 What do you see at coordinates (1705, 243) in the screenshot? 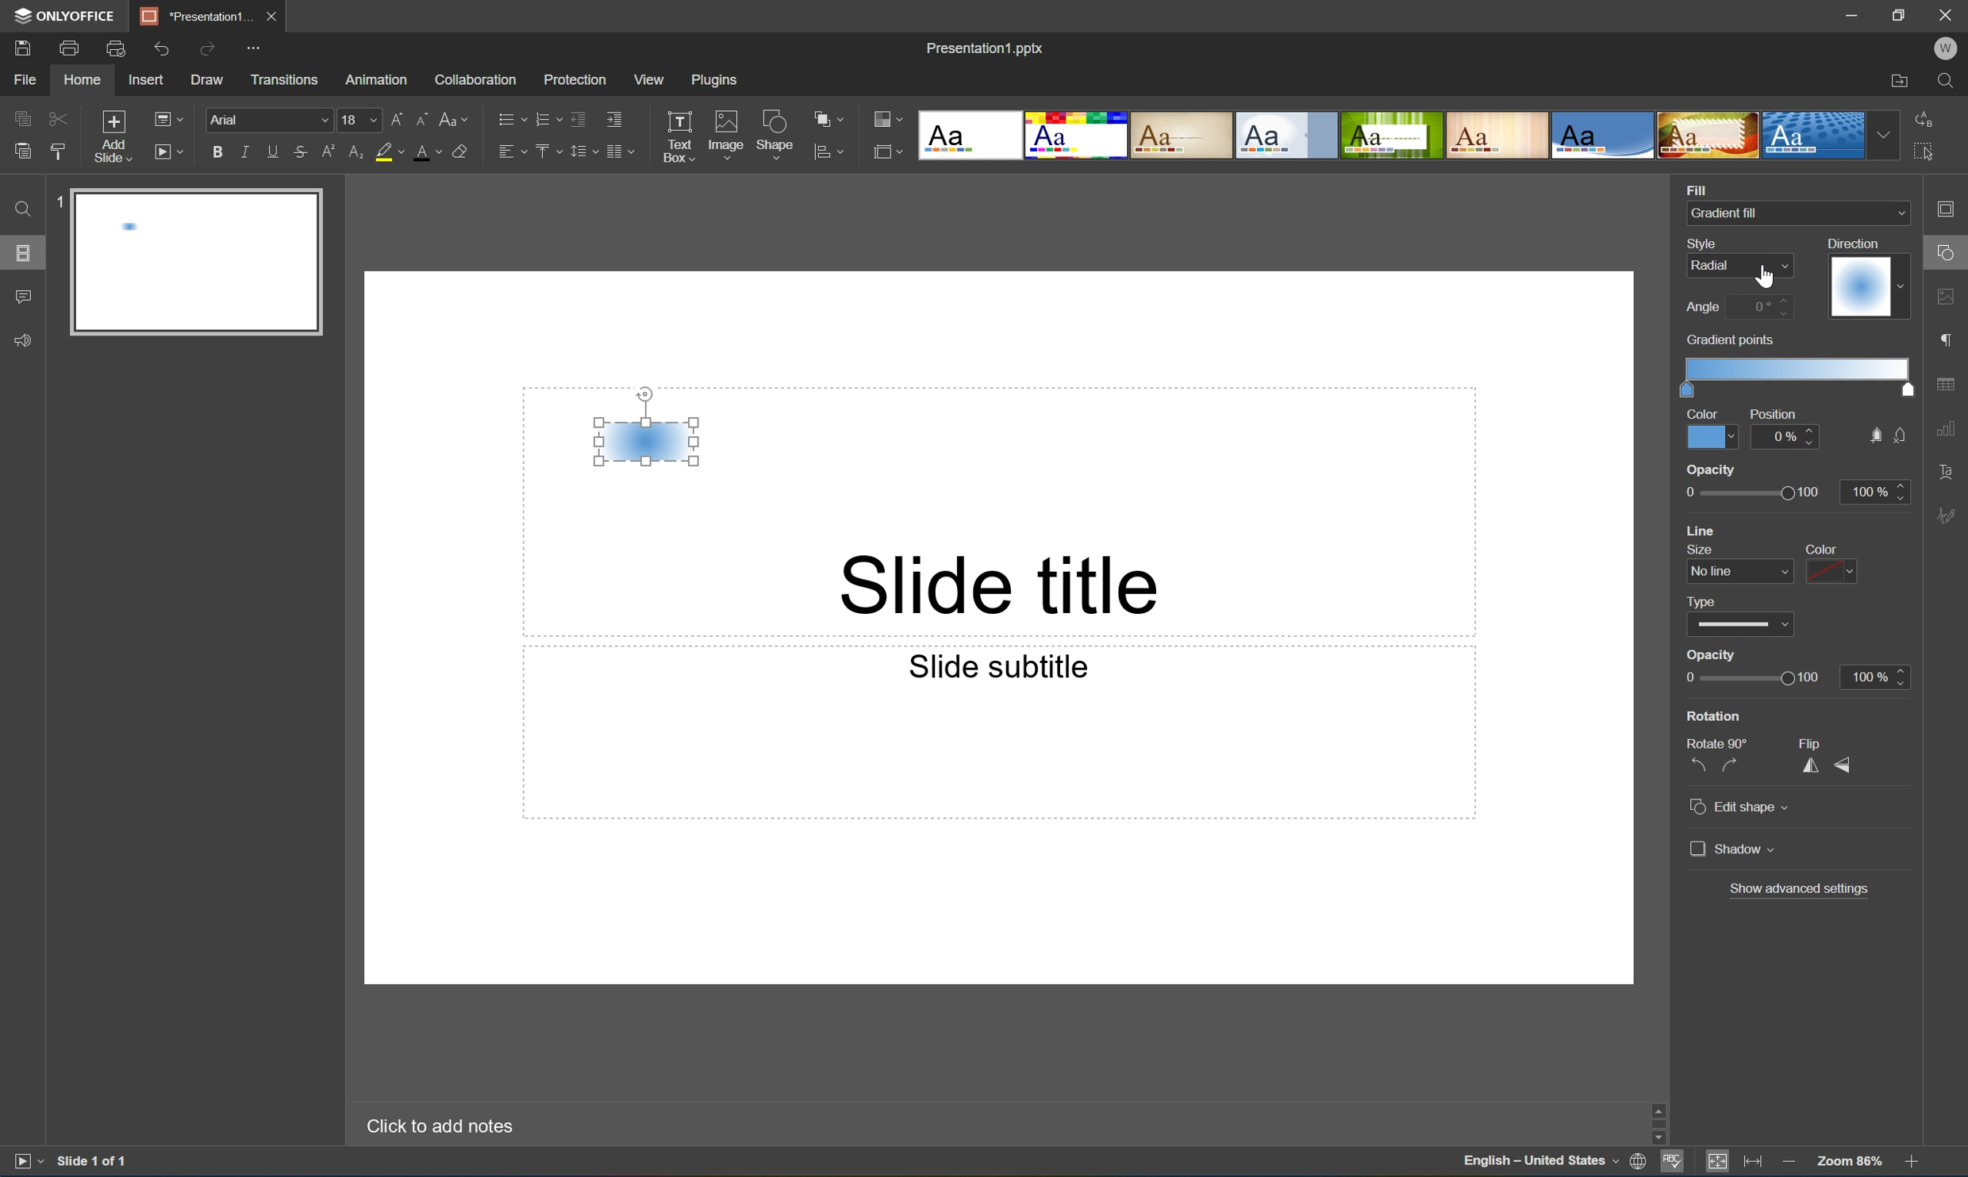
I see `Style` at bounding box center [1705, 243].